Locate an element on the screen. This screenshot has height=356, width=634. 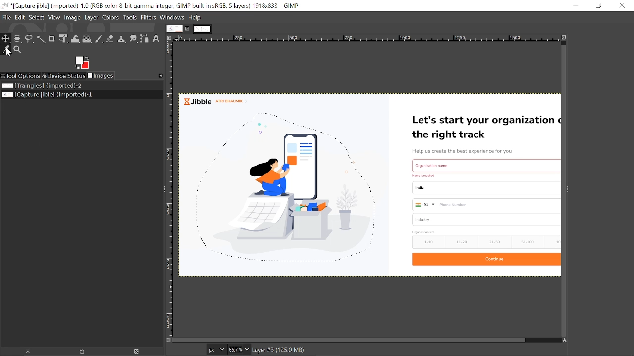
Paintbrush tool is located at coordinates (99, 39).